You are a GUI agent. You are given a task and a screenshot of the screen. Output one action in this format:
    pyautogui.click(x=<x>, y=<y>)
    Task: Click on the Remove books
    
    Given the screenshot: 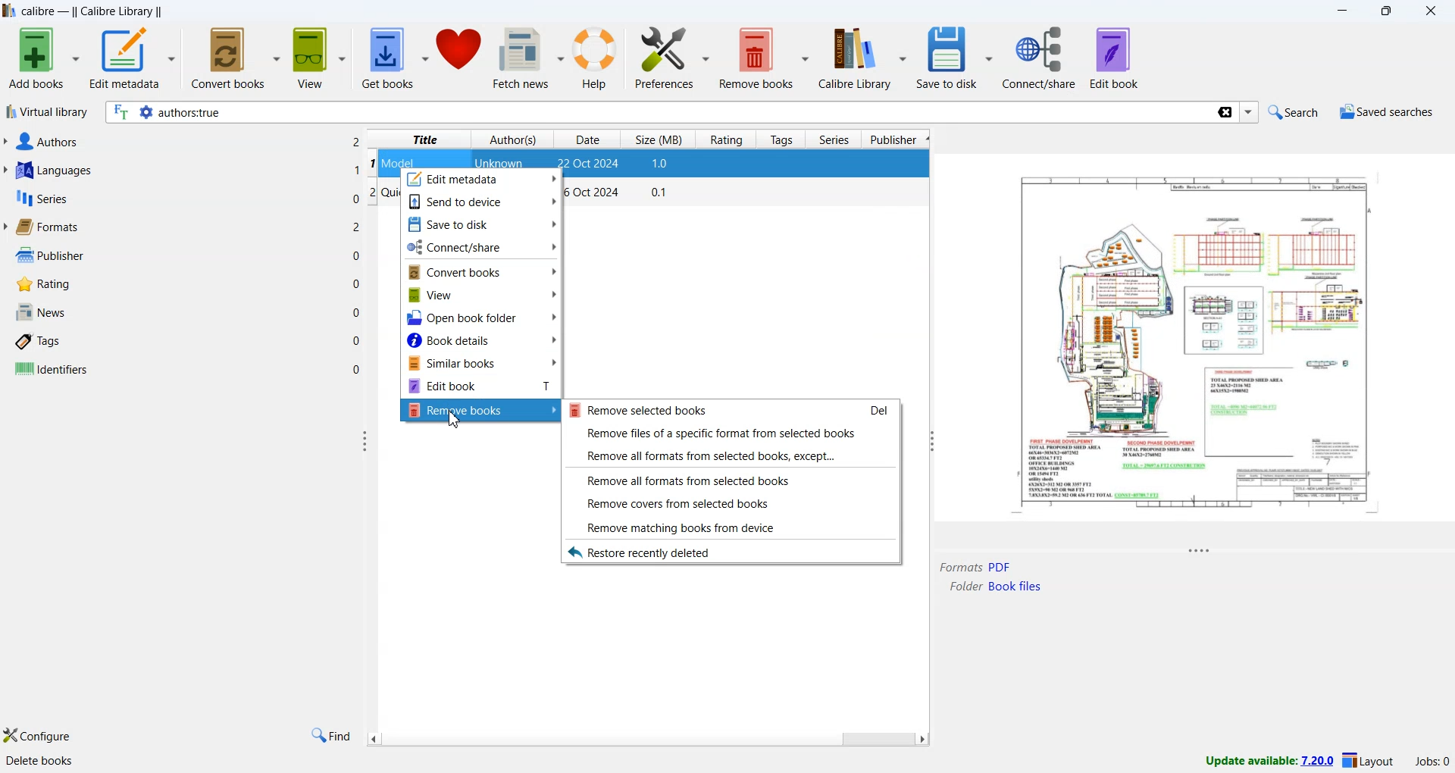 What is the action you would take?
    pyautogui.click(x=481, y=410)
    